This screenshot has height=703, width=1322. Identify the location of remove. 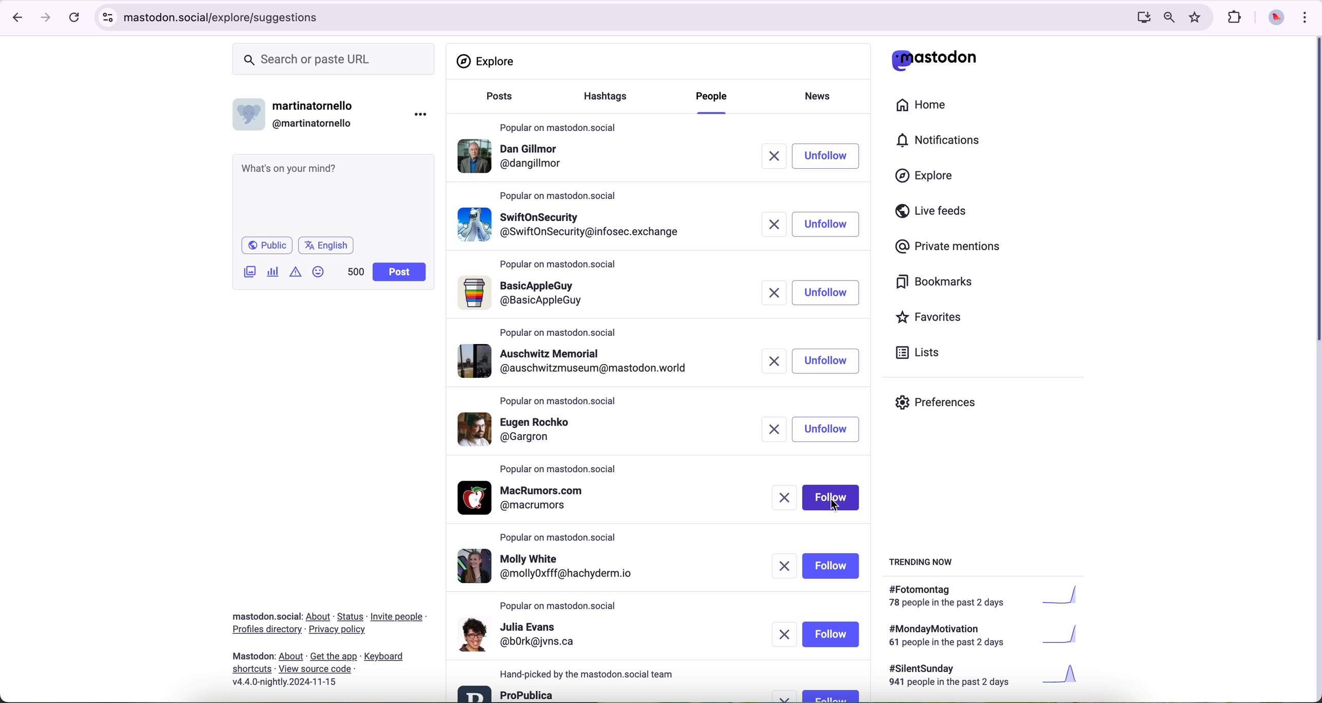
(786, 634).